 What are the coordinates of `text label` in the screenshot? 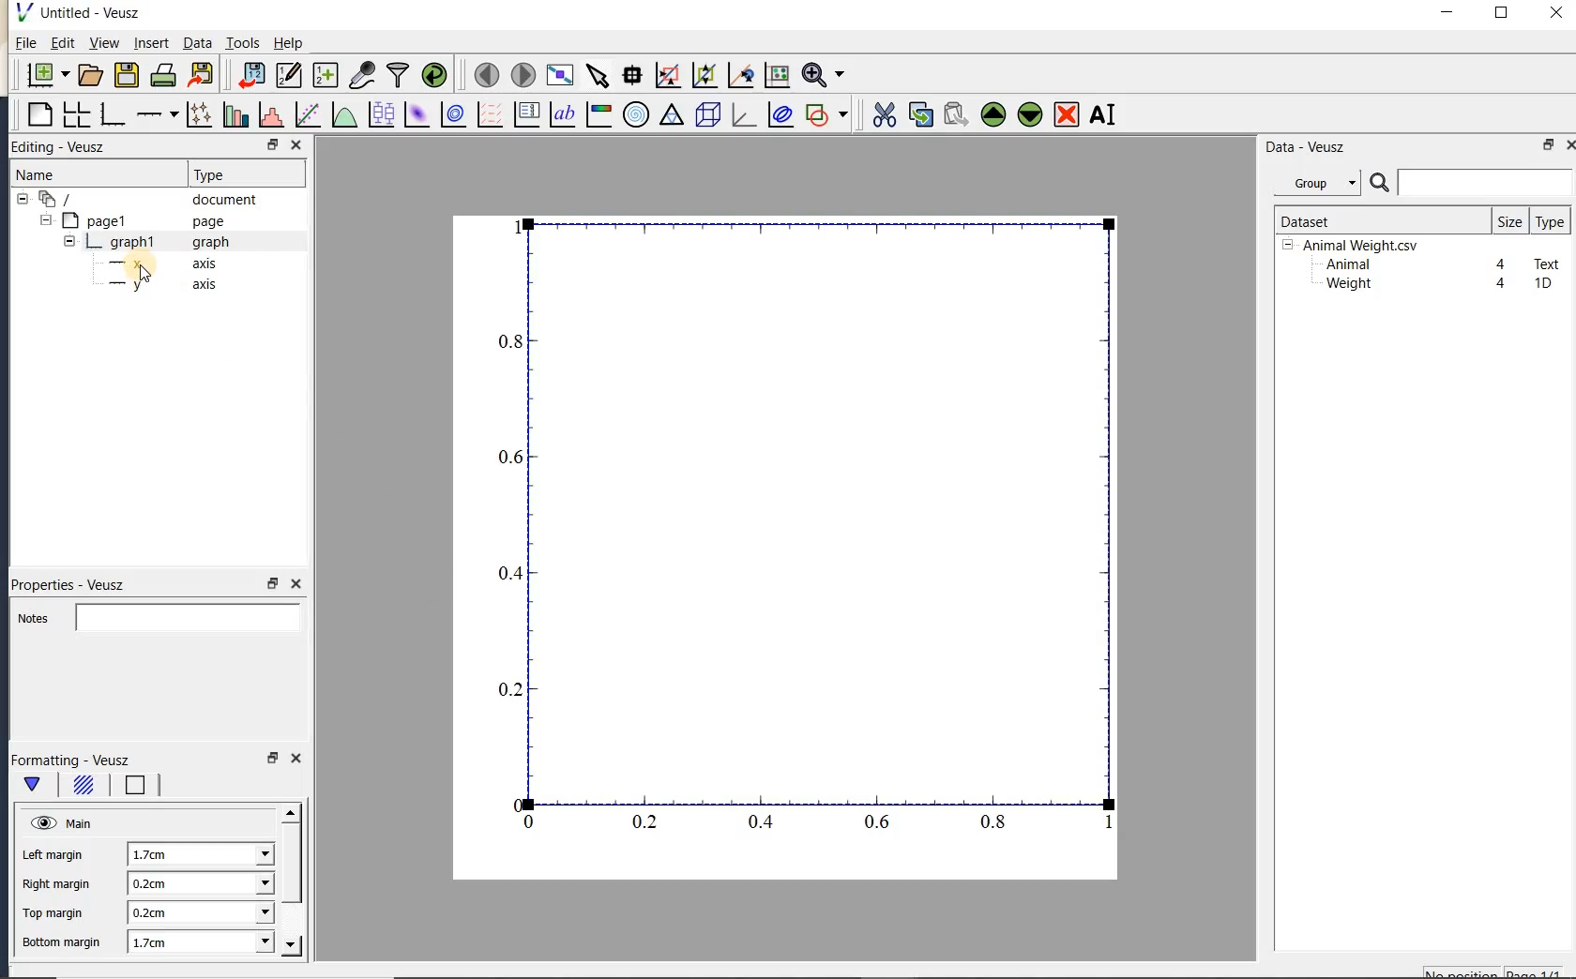 It's located at (562, 116).